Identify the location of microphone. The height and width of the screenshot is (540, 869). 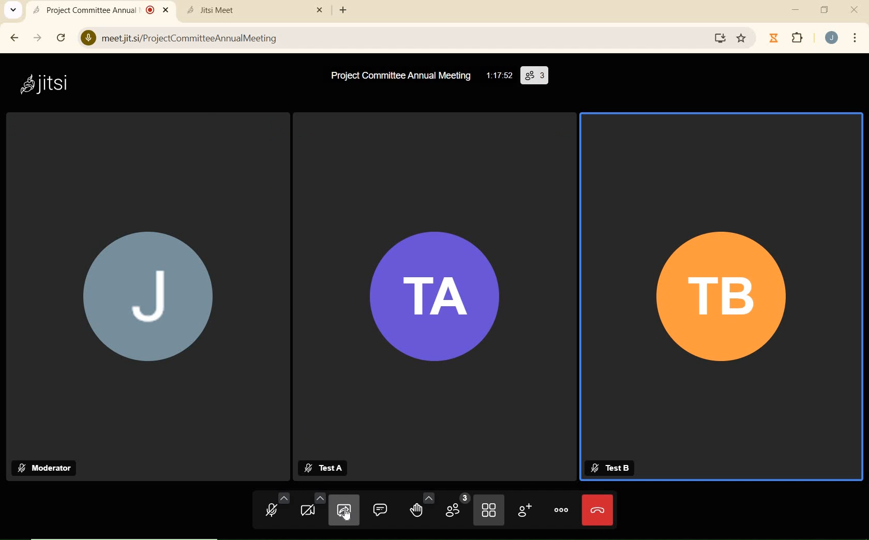
(277, 507).